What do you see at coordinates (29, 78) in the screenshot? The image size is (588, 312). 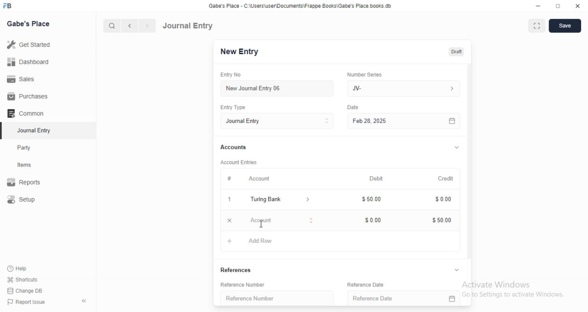 I see `Sales` at bounding box center [29, 78].